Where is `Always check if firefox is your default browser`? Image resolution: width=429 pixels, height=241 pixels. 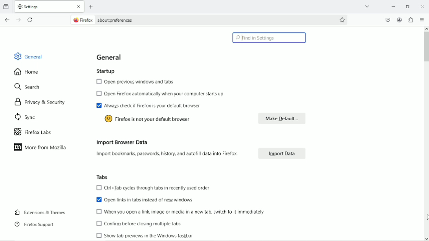 Always check if firefox is your default browser is located at coordinates (153, 106).